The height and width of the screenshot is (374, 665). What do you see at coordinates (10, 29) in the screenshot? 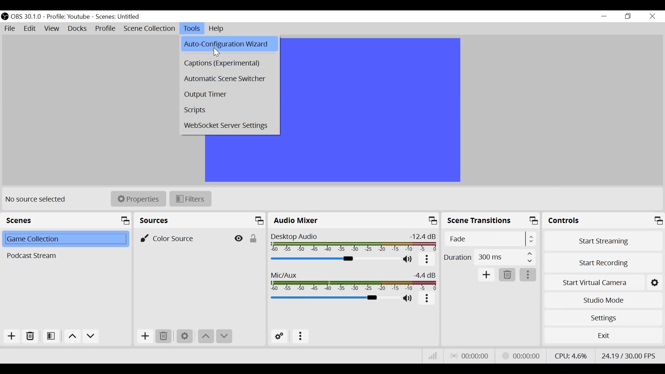
I see `File` at bounding box center [10, 29].